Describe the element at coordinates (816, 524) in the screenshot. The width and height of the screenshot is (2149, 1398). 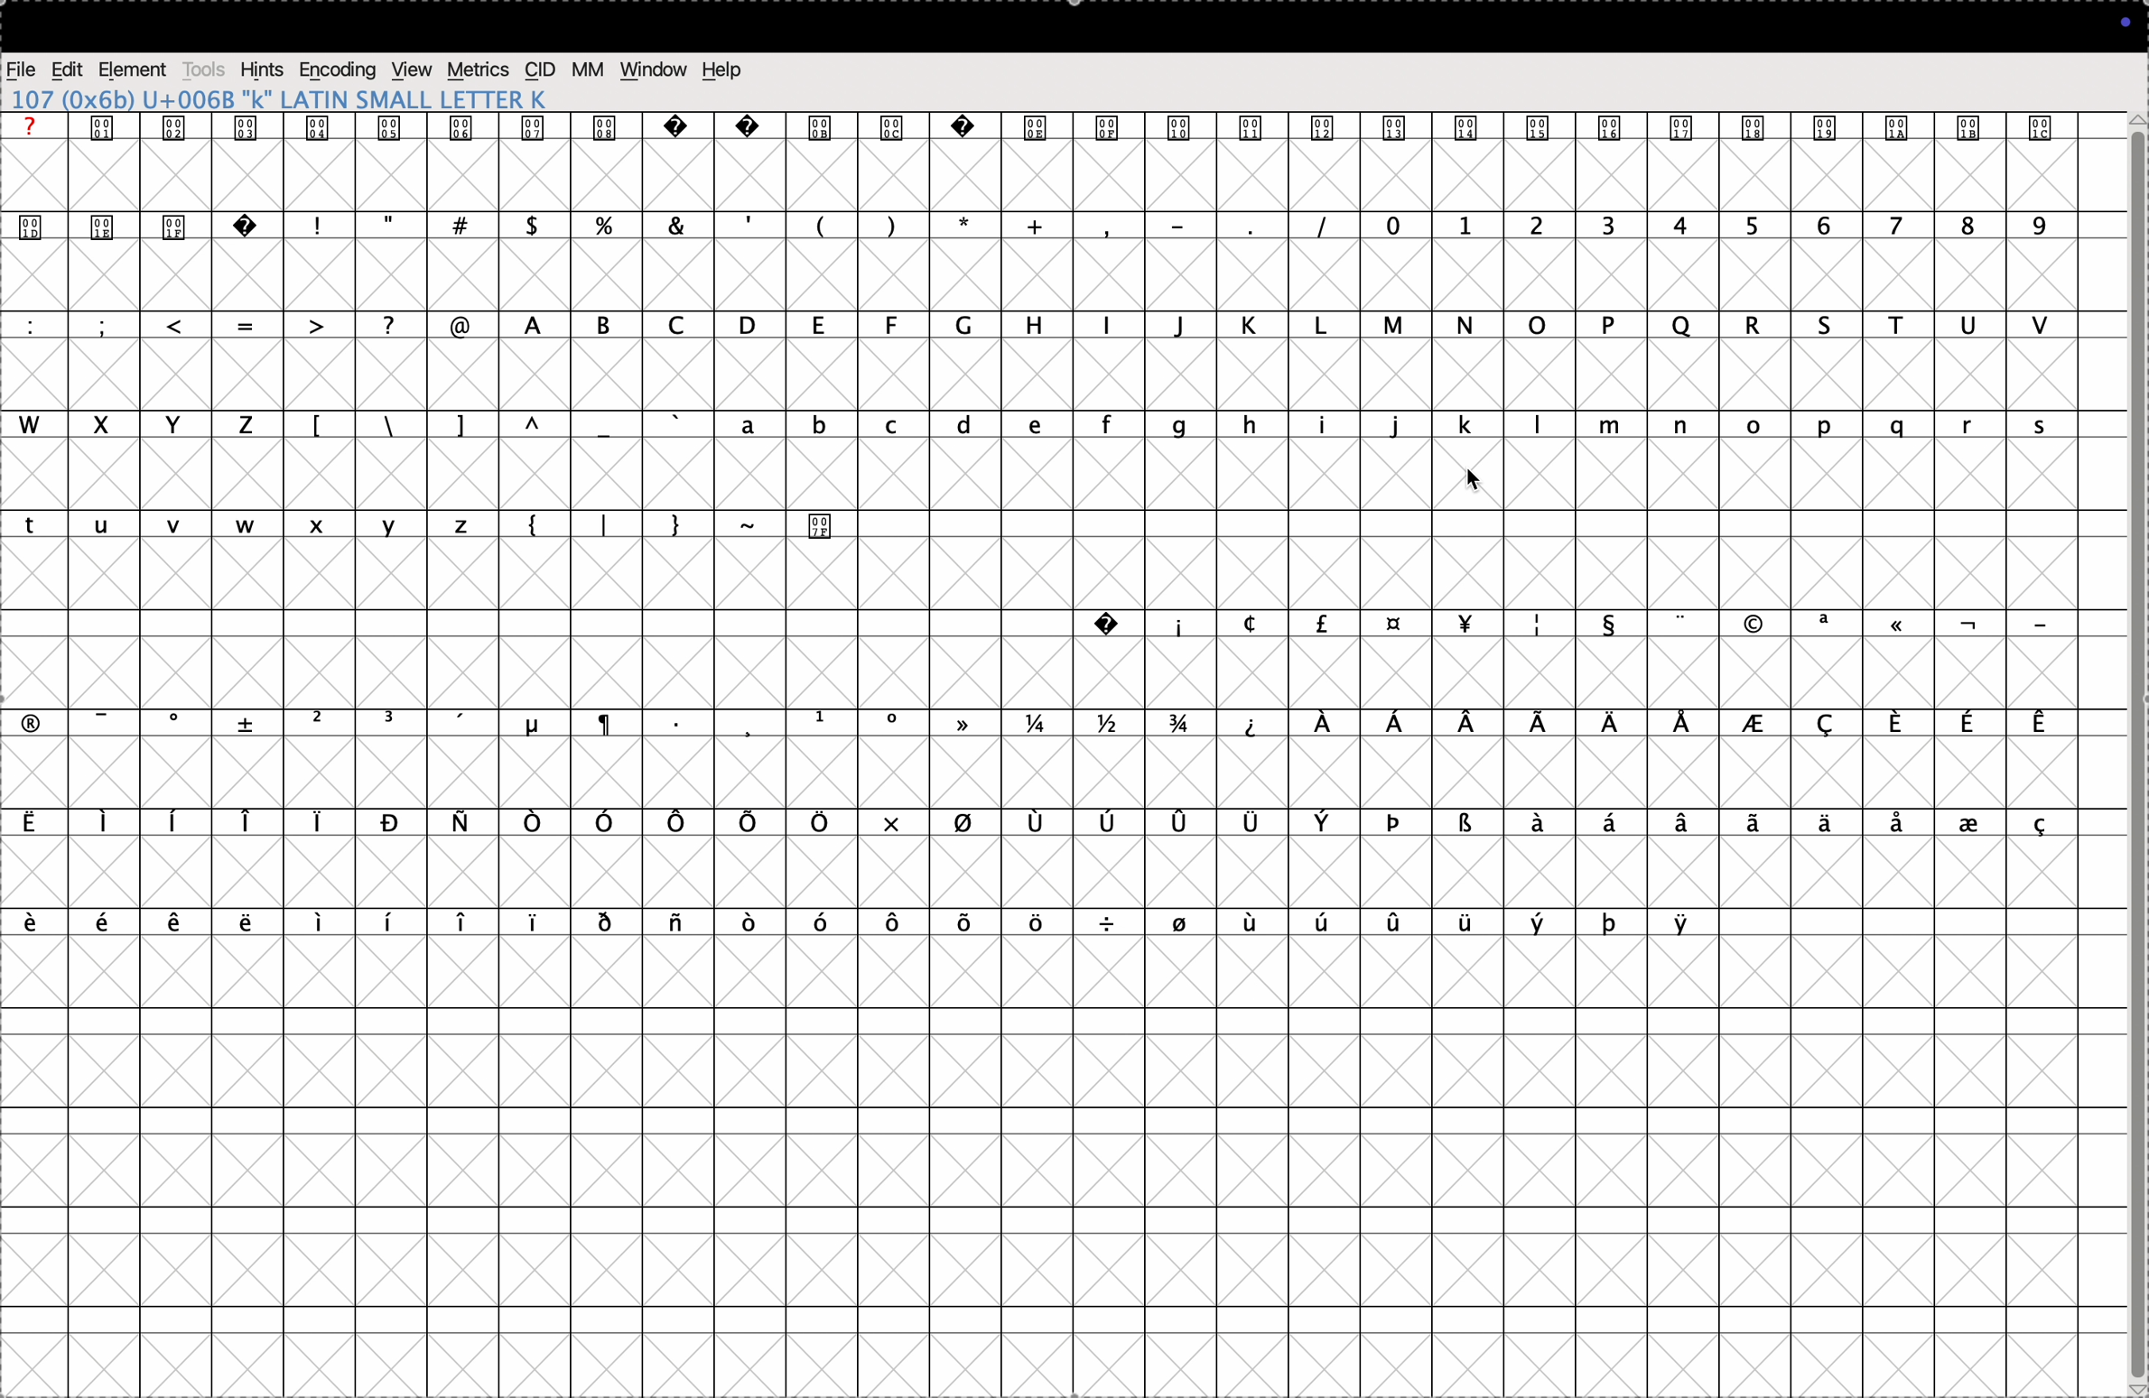
I see `` at that location.